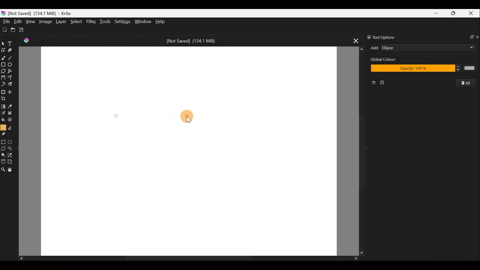 This screenshot has width=480, height=270. What do you see at coordinates (12, 65) in the screenshot?
I see `Ellipse` at bounding box center [12, 65].